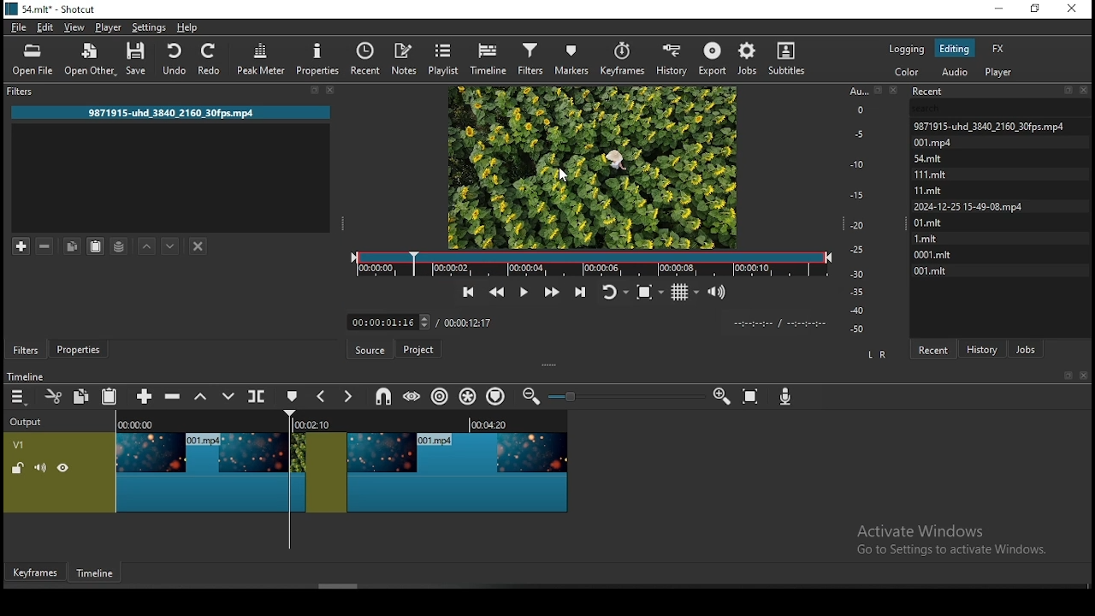 This screenshot has height=616, width=1095. I want to click on move filter down, so click(170, 245).